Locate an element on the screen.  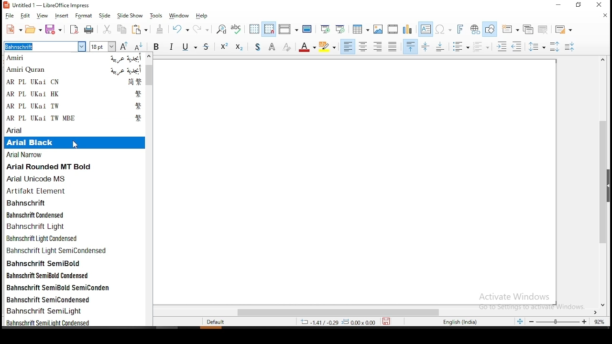
file is located at coordinates (11, 16).